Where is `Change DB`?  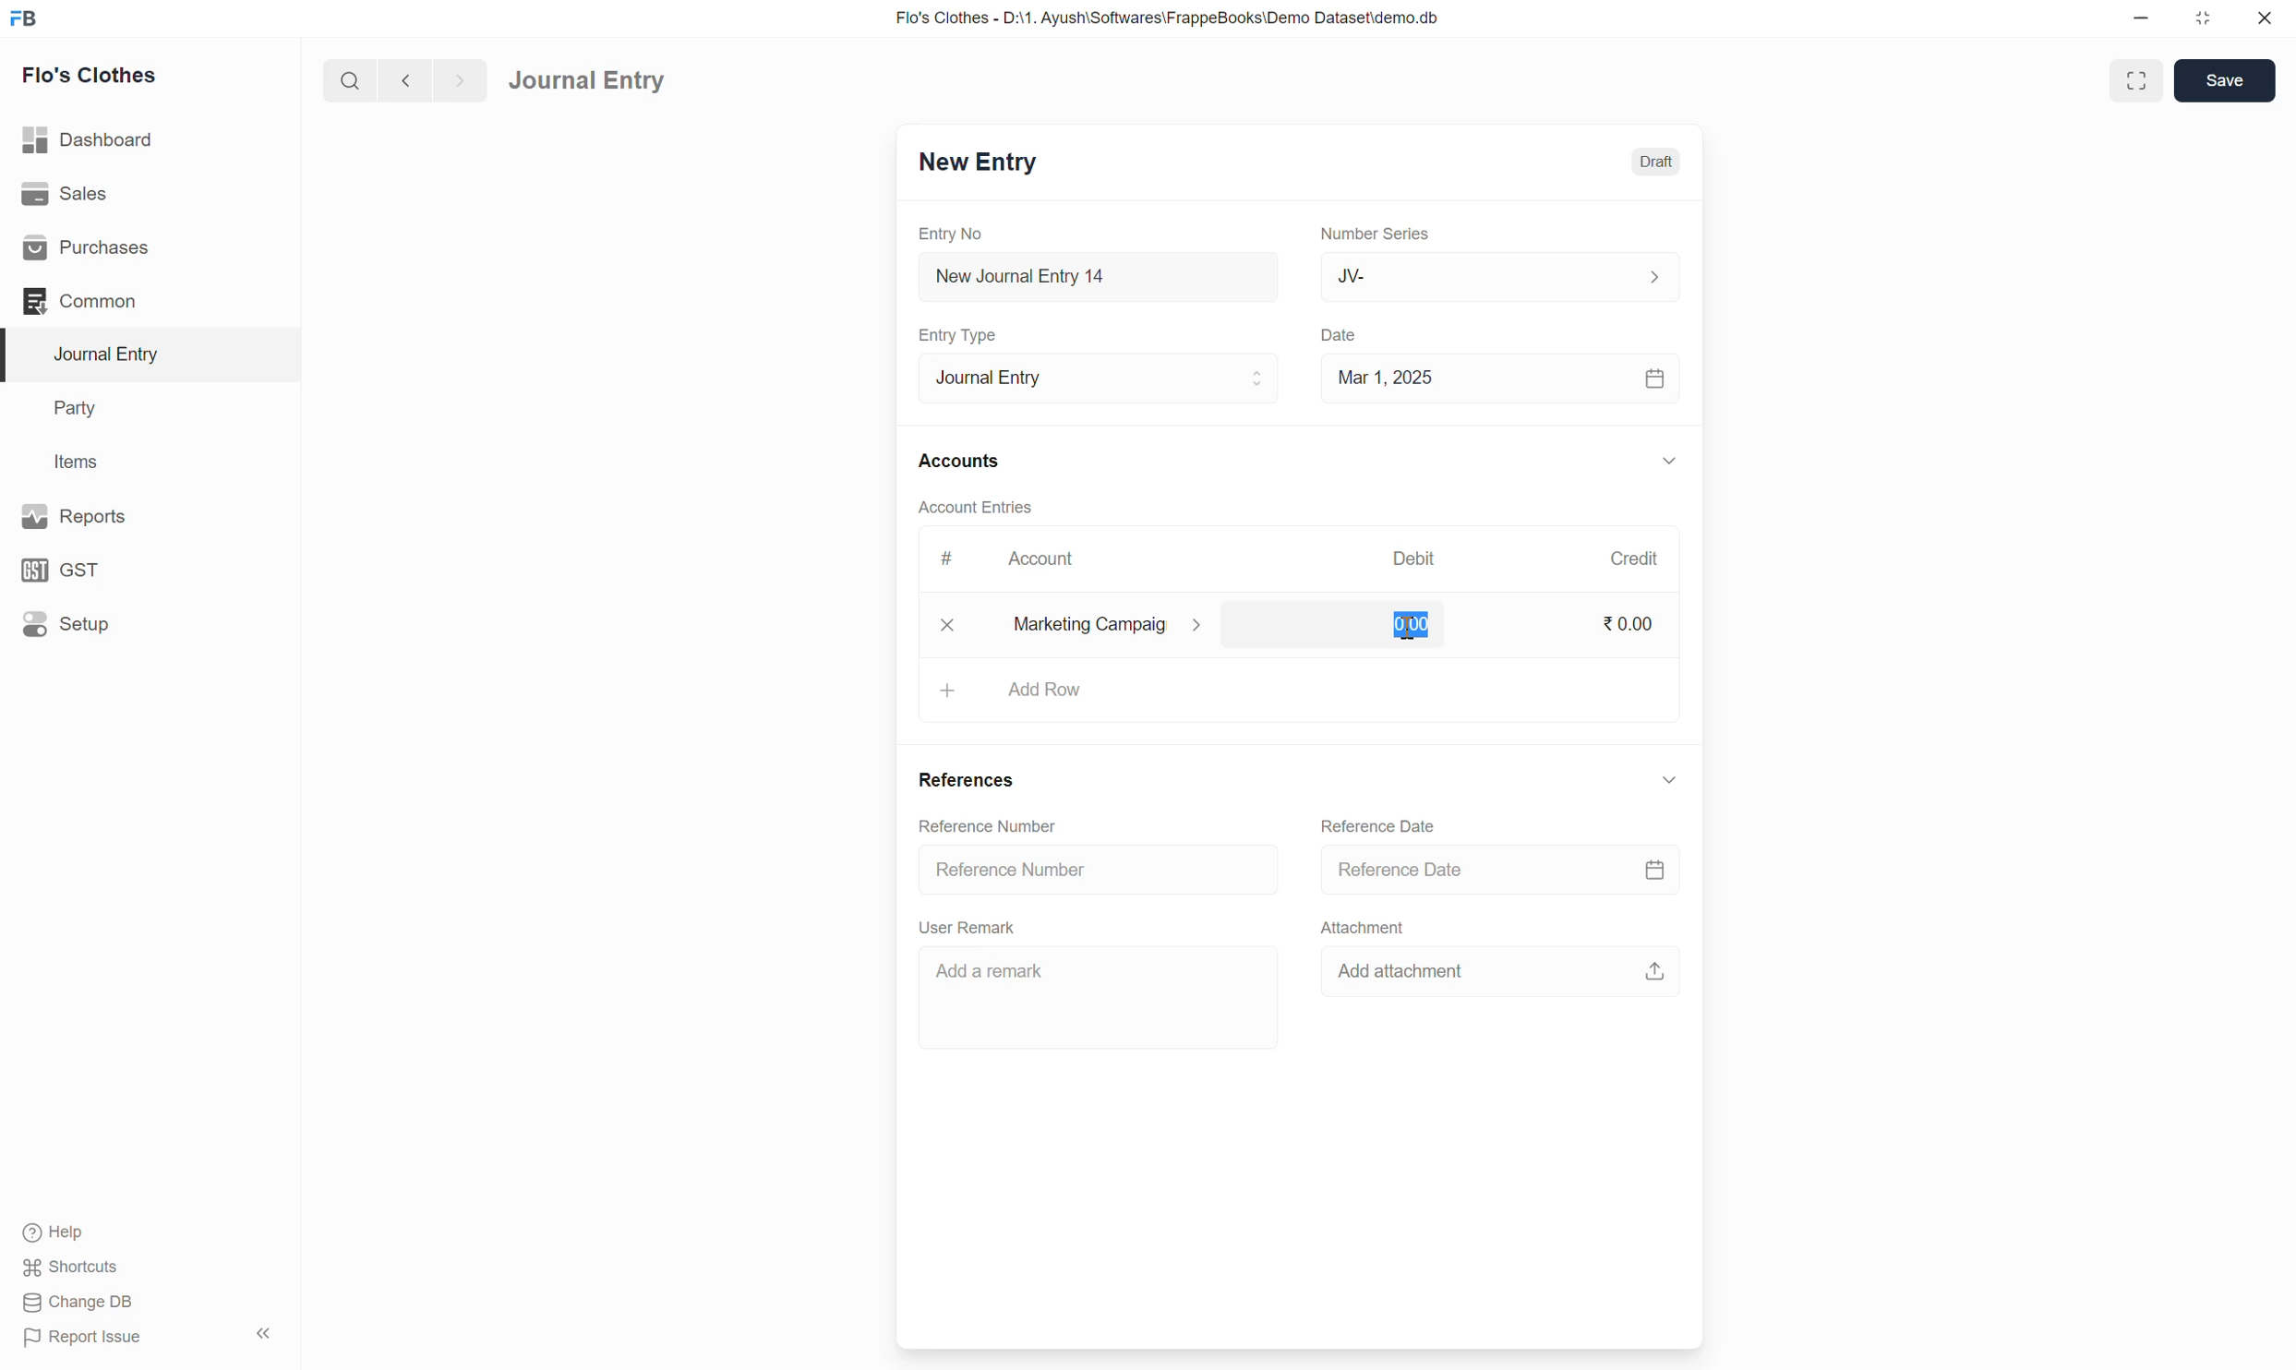 Change DB is located at coordinates (78, 1302).